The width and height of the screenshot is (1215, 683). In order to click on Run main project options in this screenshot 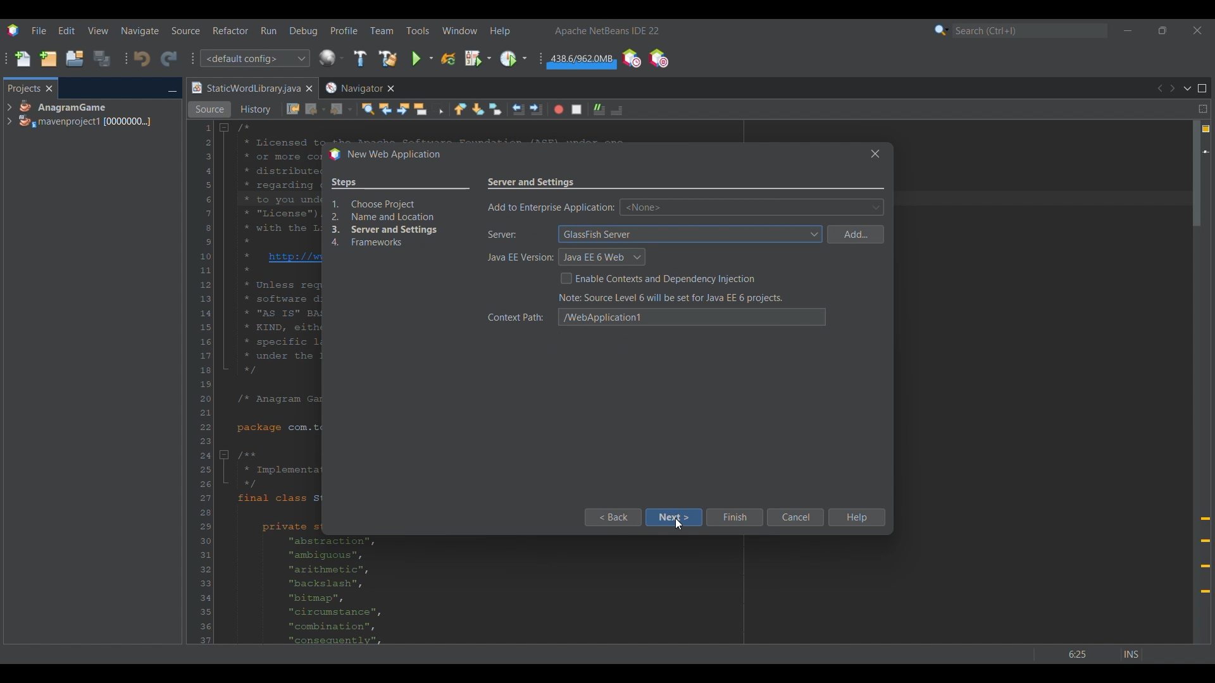, I will do `click(423, 58)`.